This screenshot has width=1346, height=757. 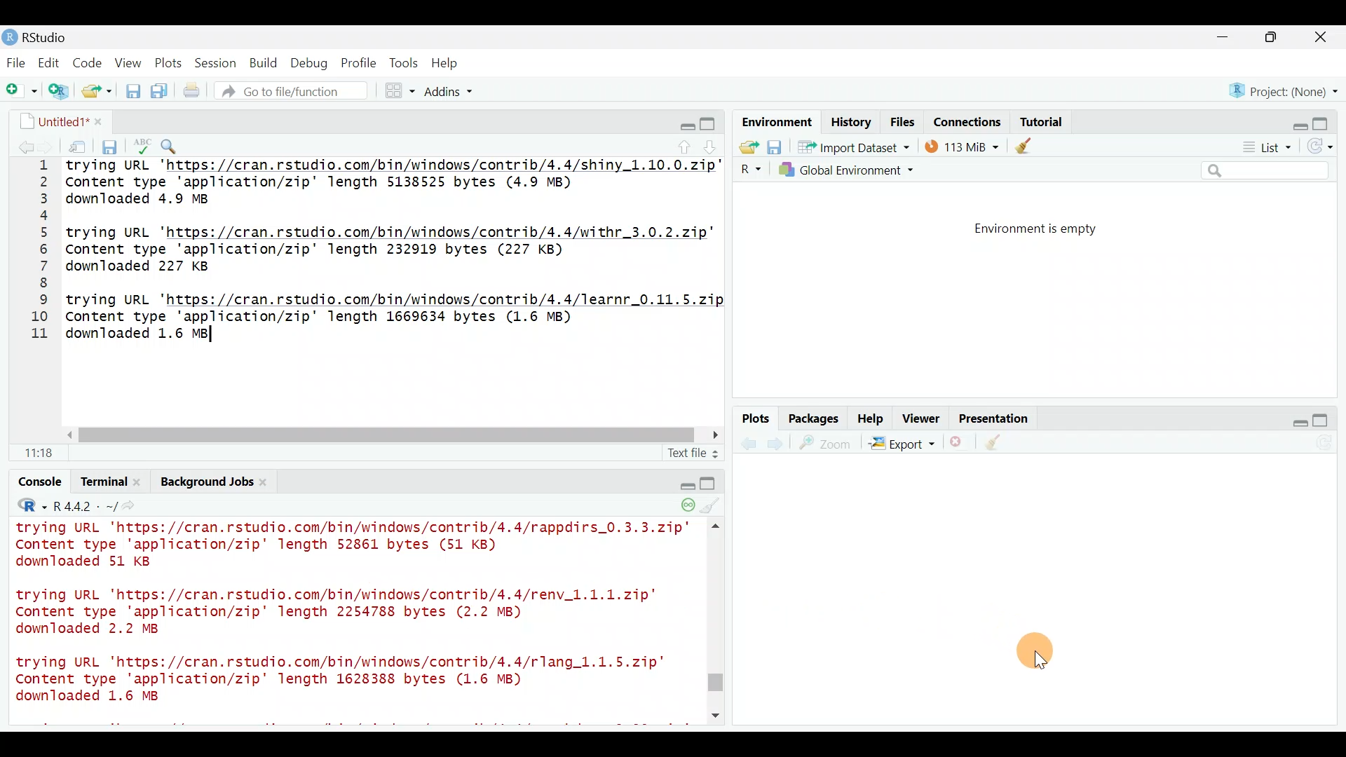 What do you see at coordinates (268, 482) in the screenshot?
I see `close background jobs` at bounding box center [268, 482].